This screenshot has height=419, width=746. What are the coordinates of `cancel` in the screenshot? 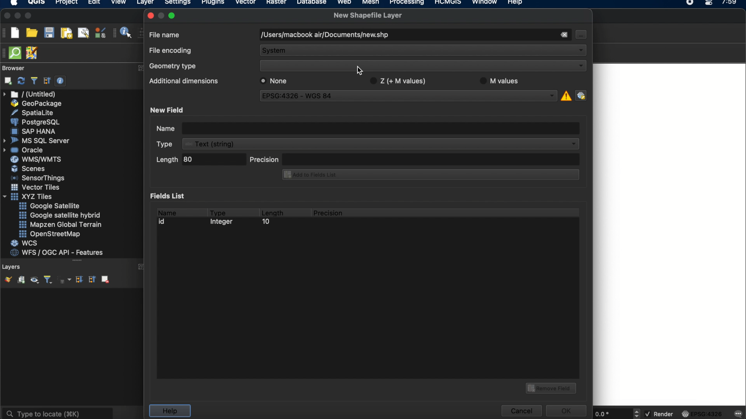 It's located at (521, 411).